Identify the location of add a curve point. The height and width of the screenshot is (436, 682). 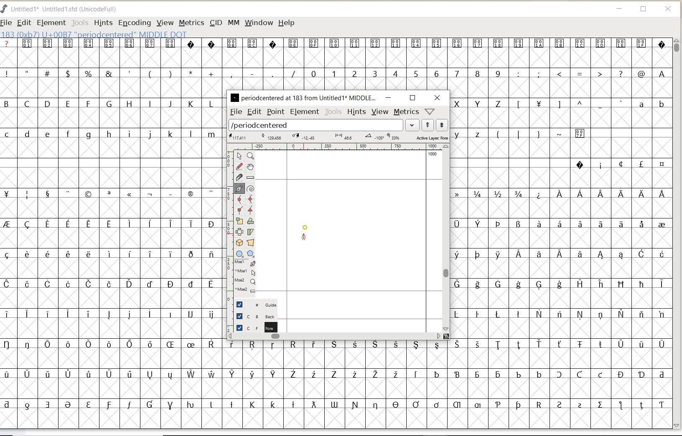
(240, 198).